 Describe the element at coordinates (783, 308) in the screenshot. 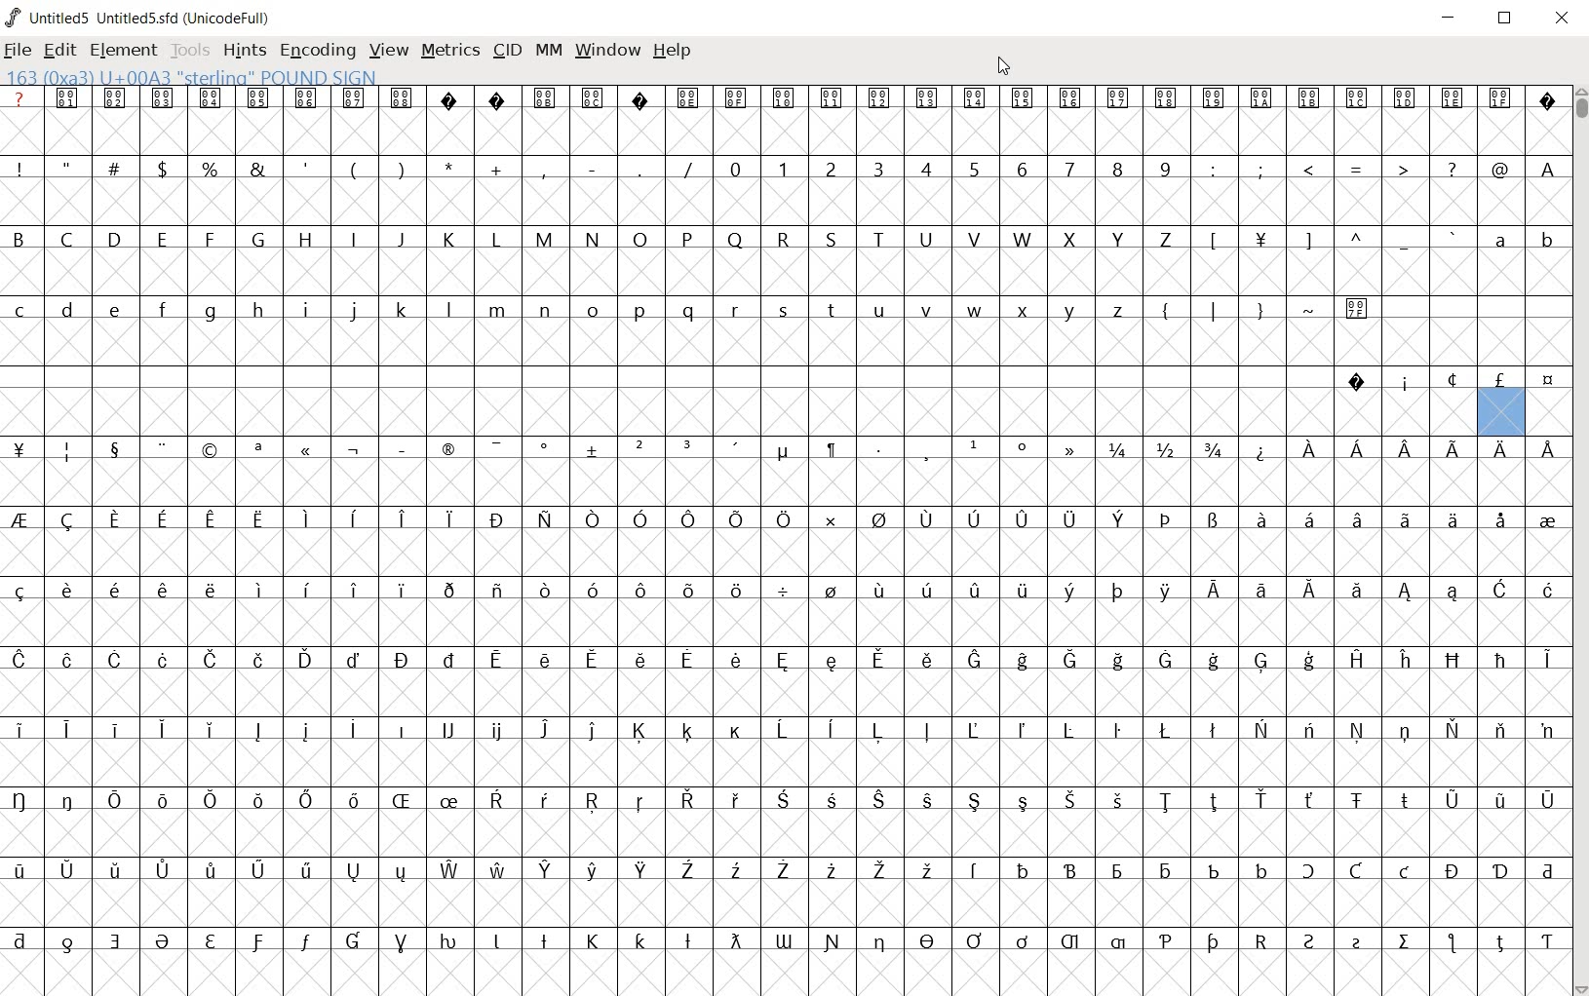

I see `s` at that location.